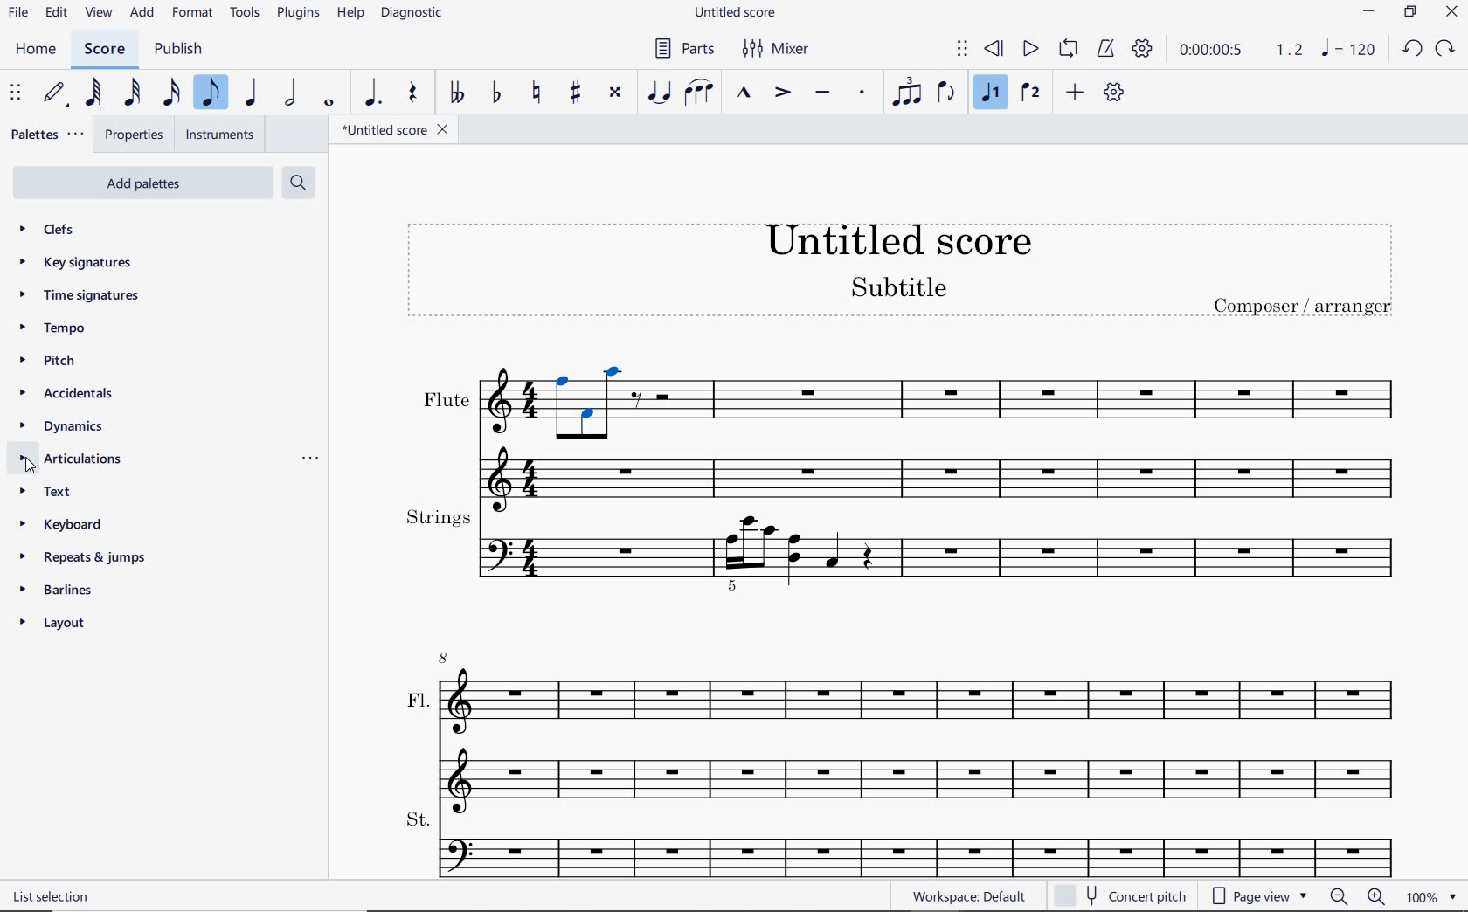 The image size is (1468, 912). I want to click on WHOLE NOTE, so click(329, 103).